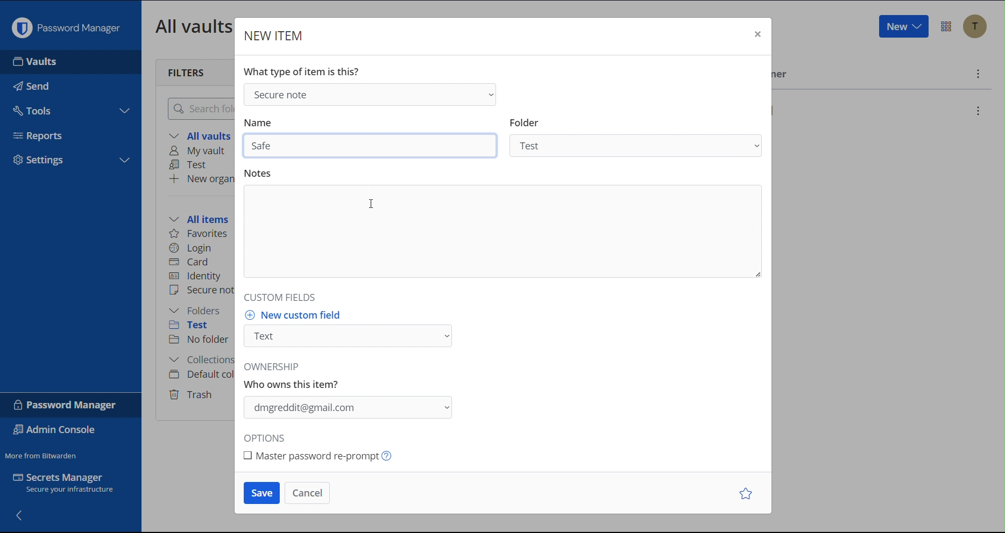 Image resolution: width=1005 pixels, height=533 pixels. What do you see at coordinates (976, 74) in the screenshot?
I see `More` at bounding box center [976, 74].